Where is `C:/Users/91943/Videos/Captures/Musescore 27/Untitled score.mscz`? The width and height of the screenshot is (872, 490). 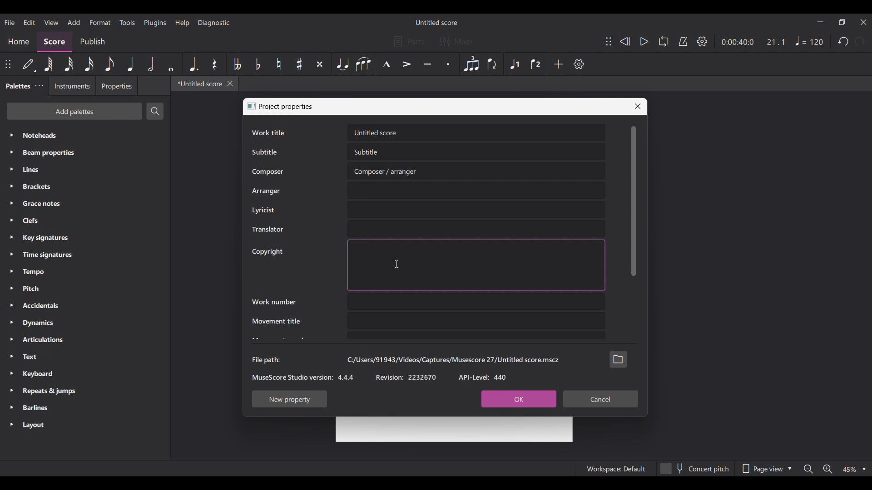
C:/Users/91943/Videos/Captures/Musescore 27/Untitled score.mscz is located at coordinates (453, 360).